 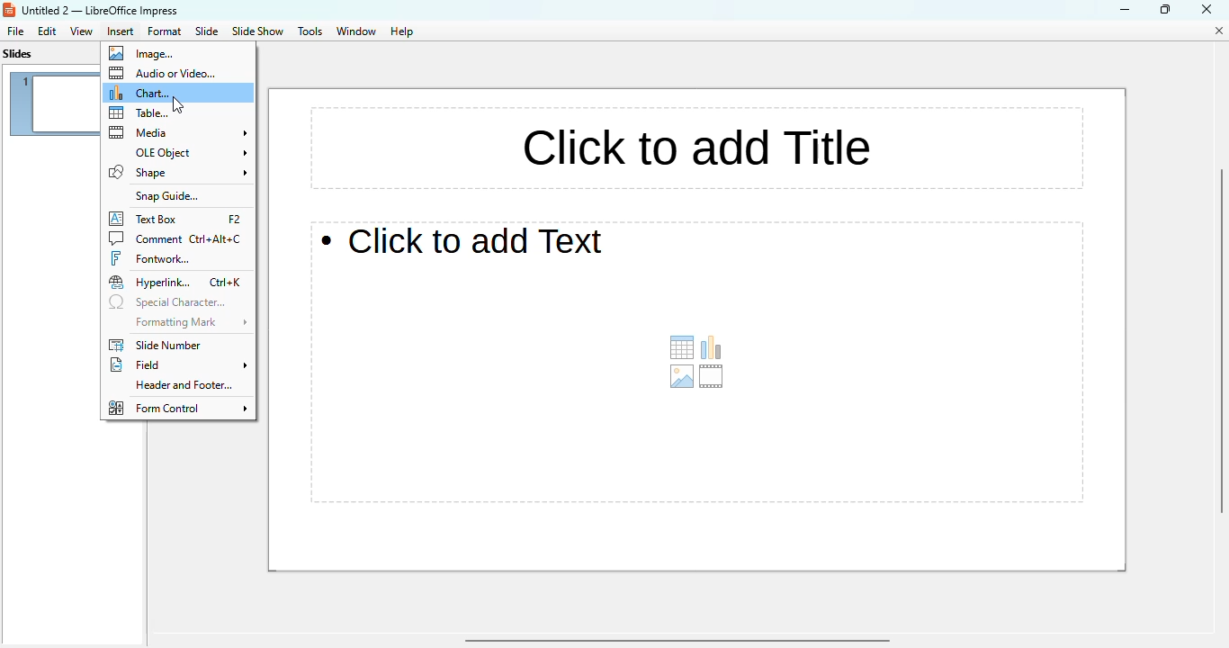 I want to click on fontwork, so click(x=151, y=258).